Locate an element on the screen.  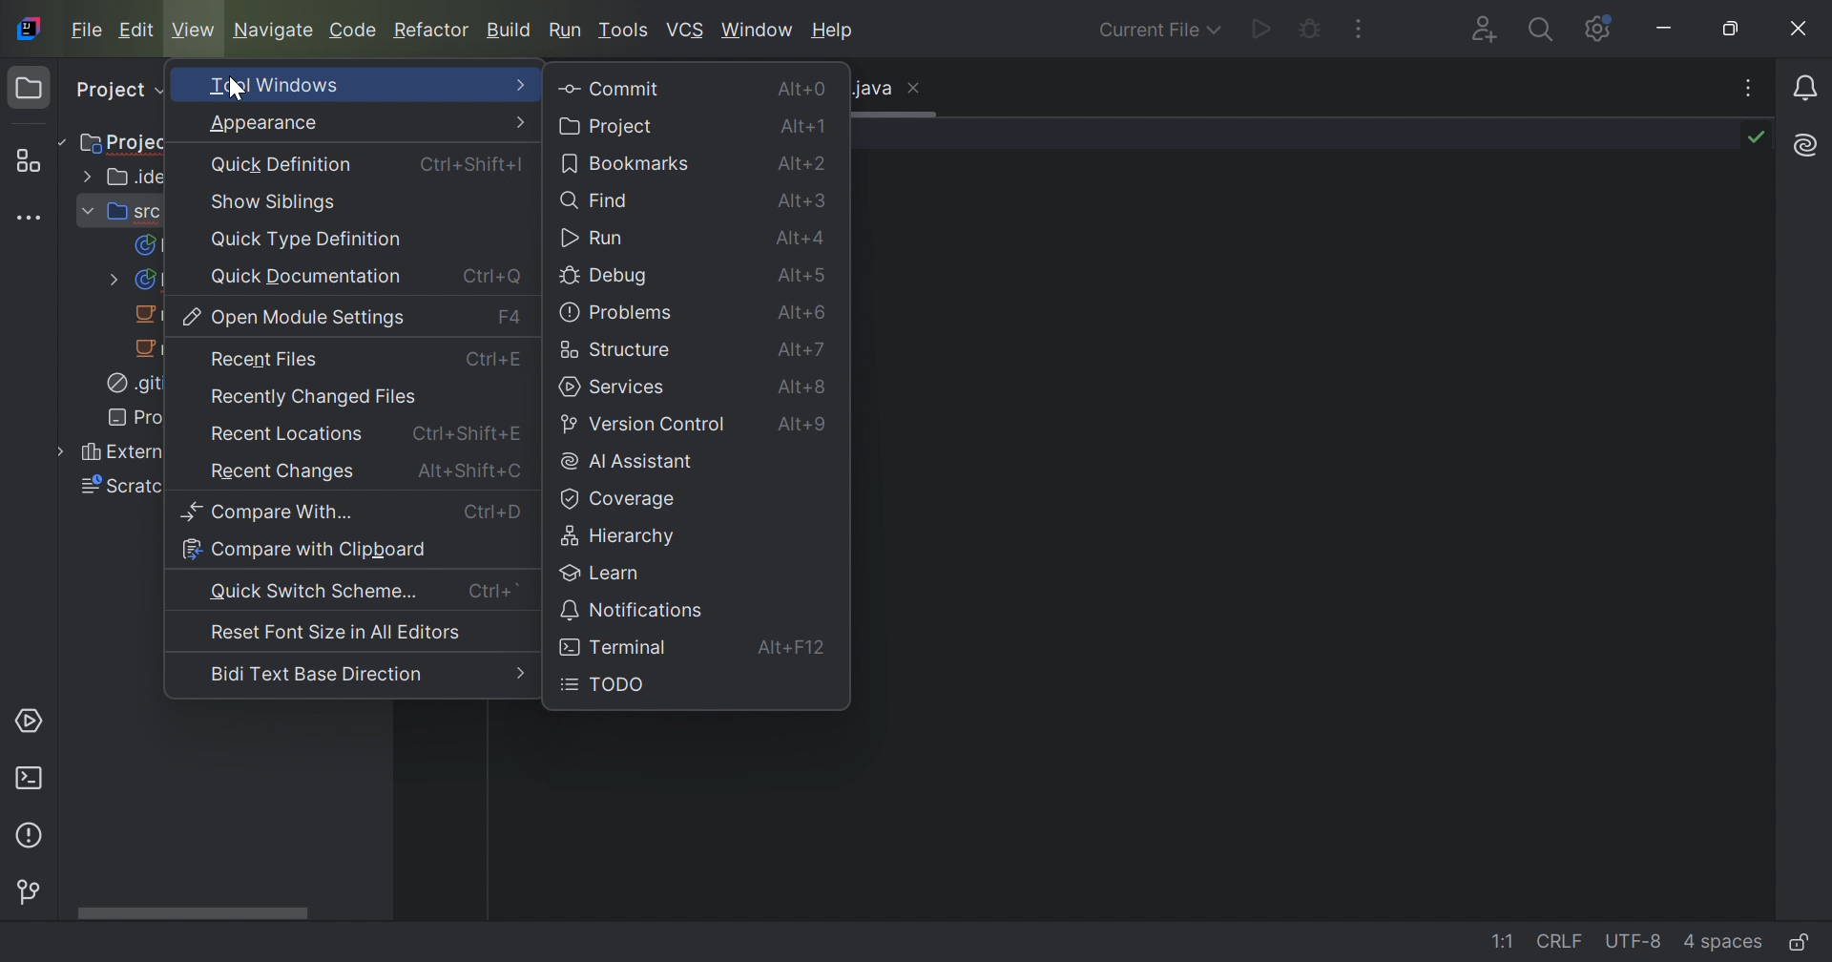
Find is located at coordinates (599, 205).